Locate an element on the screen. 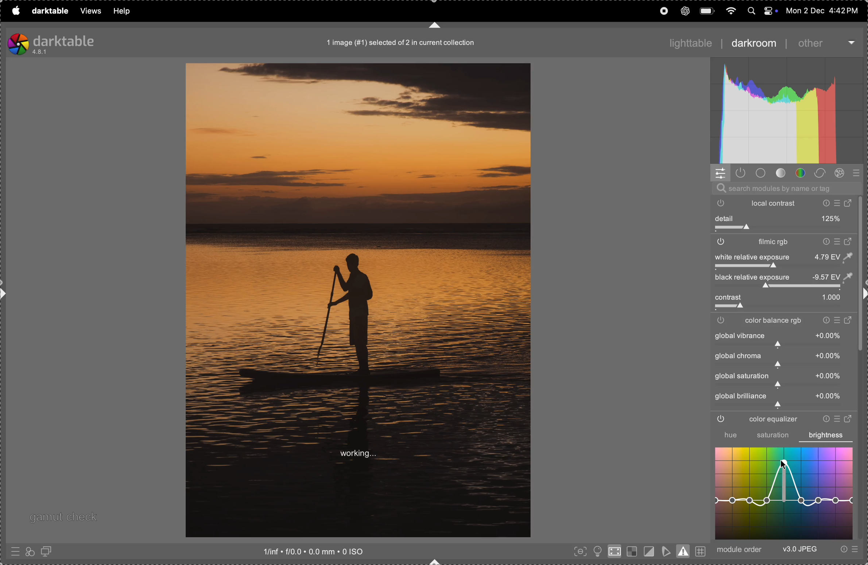 The image size is (868, 565). hue is located at coordinates (726, 435).